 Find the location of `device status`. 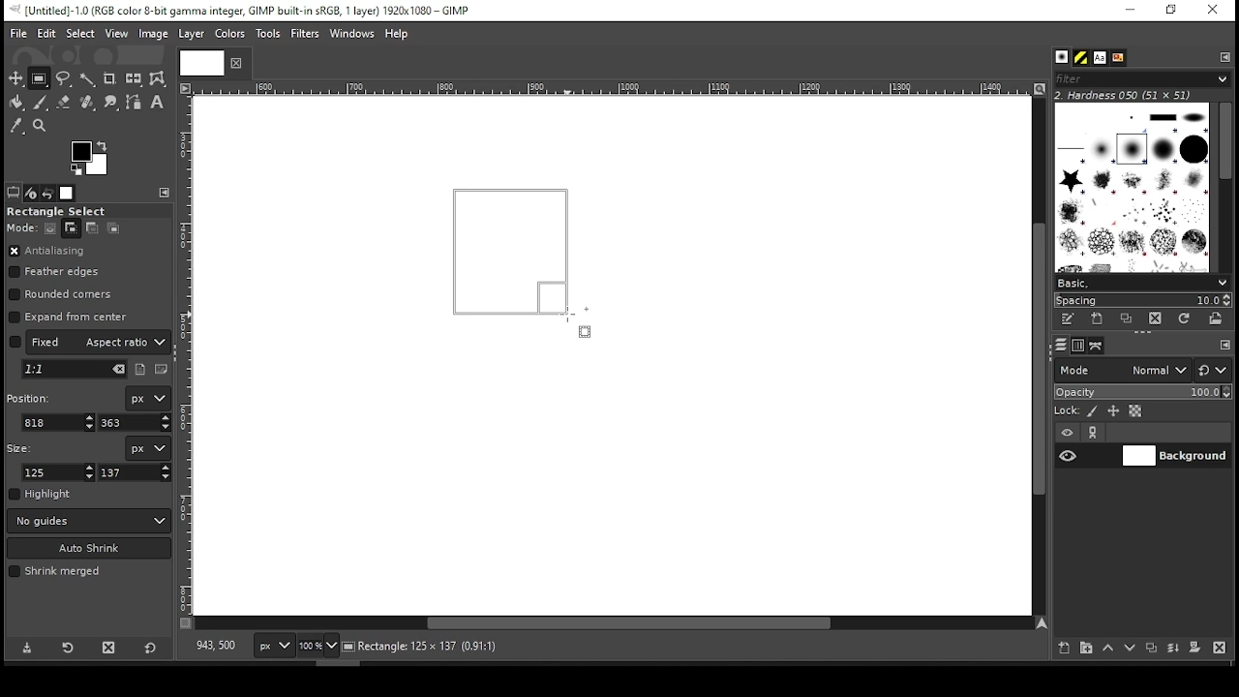

device status is located at coordinates (31, 193).